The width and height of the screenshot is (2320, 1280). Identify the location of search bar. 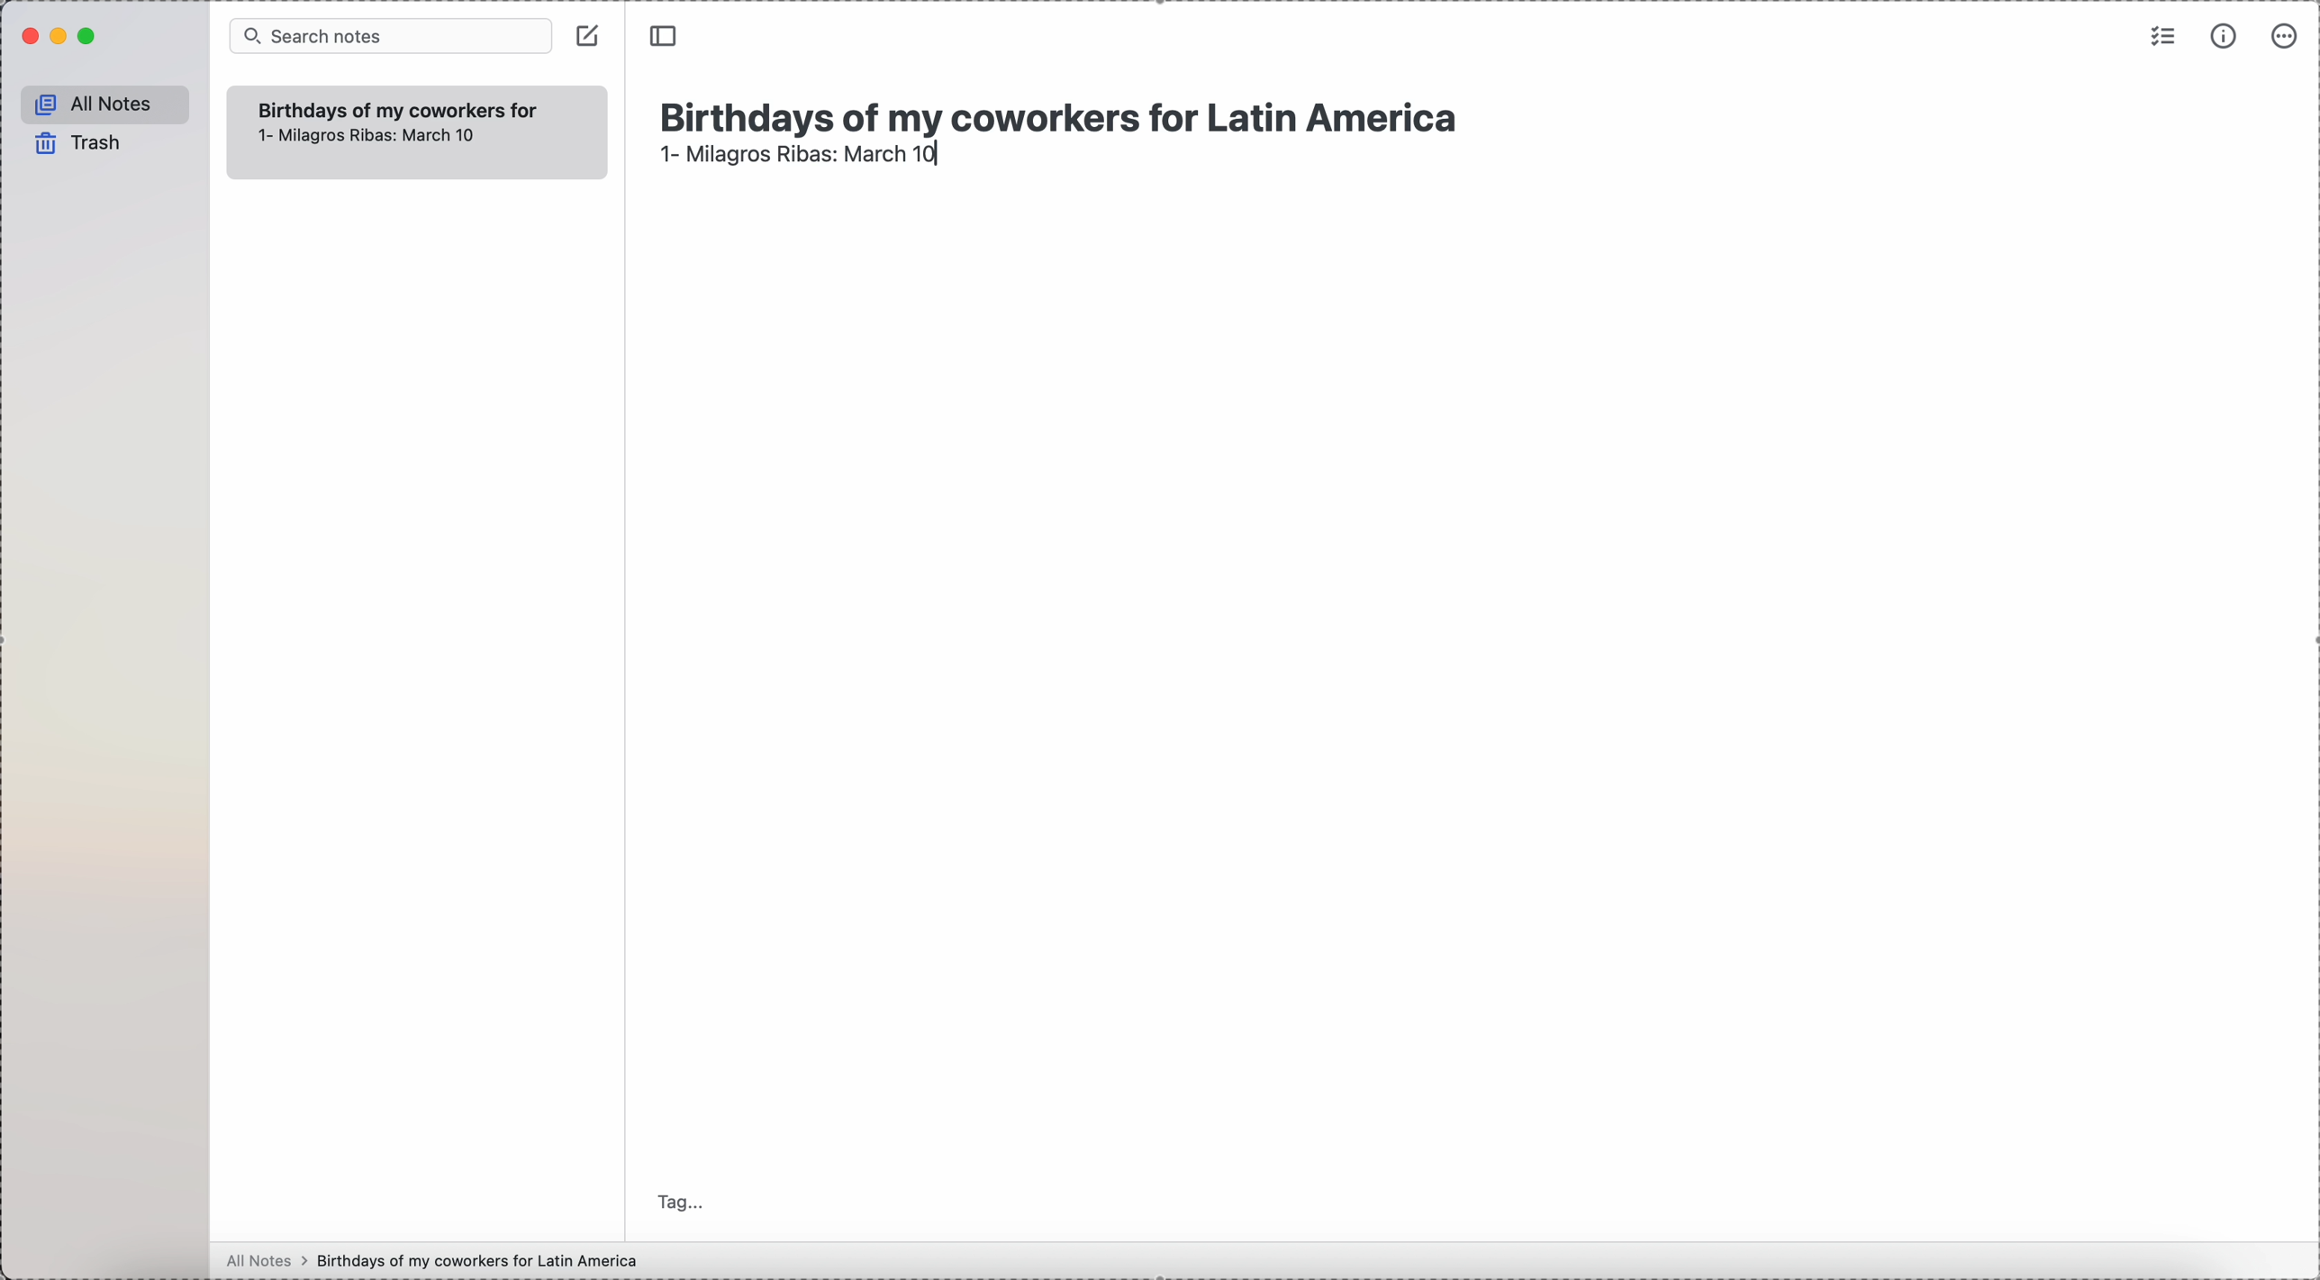
(389, 34).